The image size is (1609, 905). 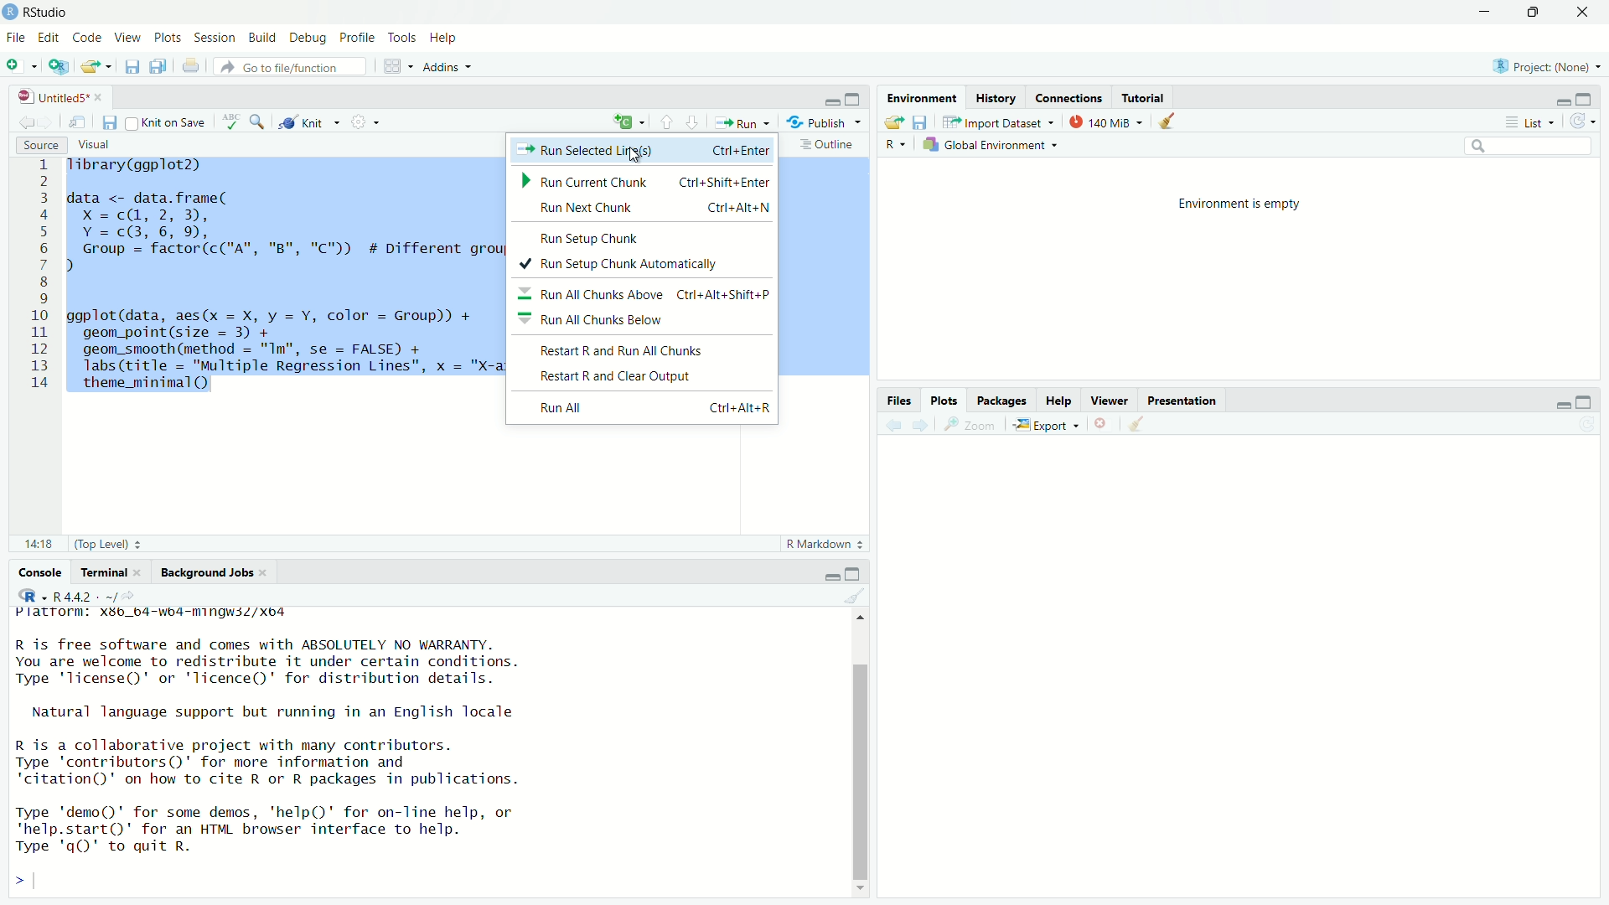 I want to click on R ~, so click(x=898, y=141).